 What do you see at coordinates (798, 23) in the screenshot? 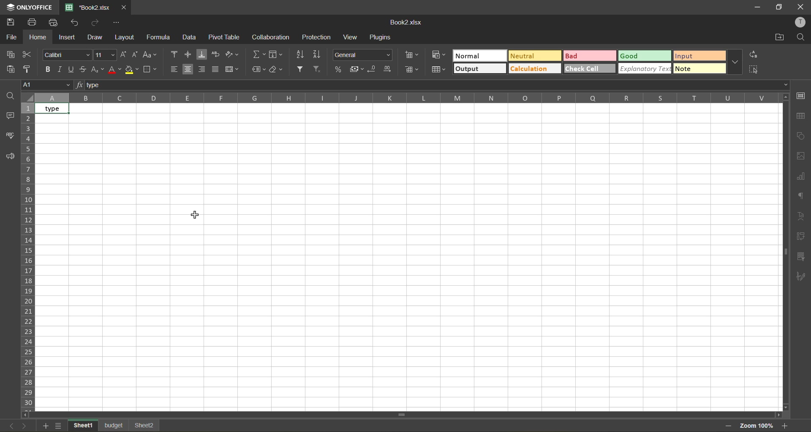
I see `profile` at bounding box center [798, 23].